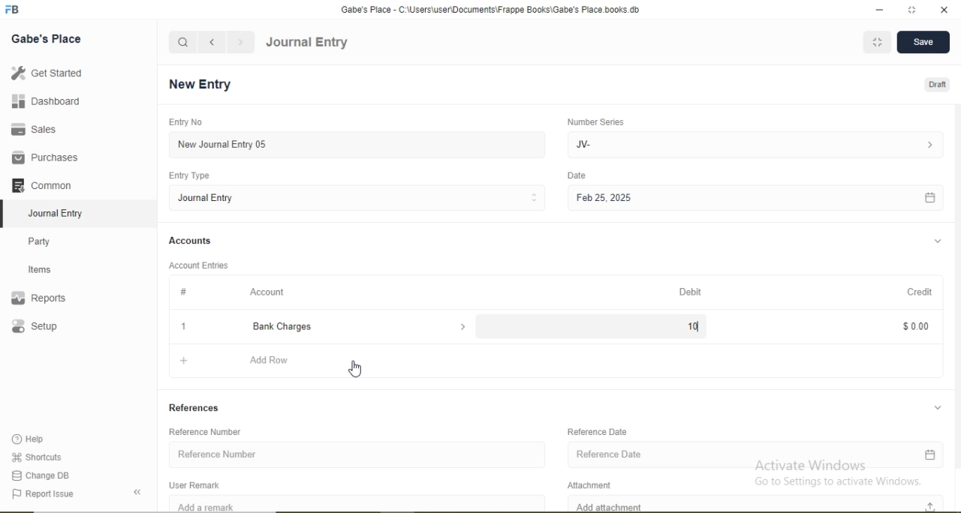 This screenshot has height=513, width=961. What do you see at coordinates (875, 42) in the screenshot?
I see `MINIMIZE WINDOW` at bounding box center [875, 42].